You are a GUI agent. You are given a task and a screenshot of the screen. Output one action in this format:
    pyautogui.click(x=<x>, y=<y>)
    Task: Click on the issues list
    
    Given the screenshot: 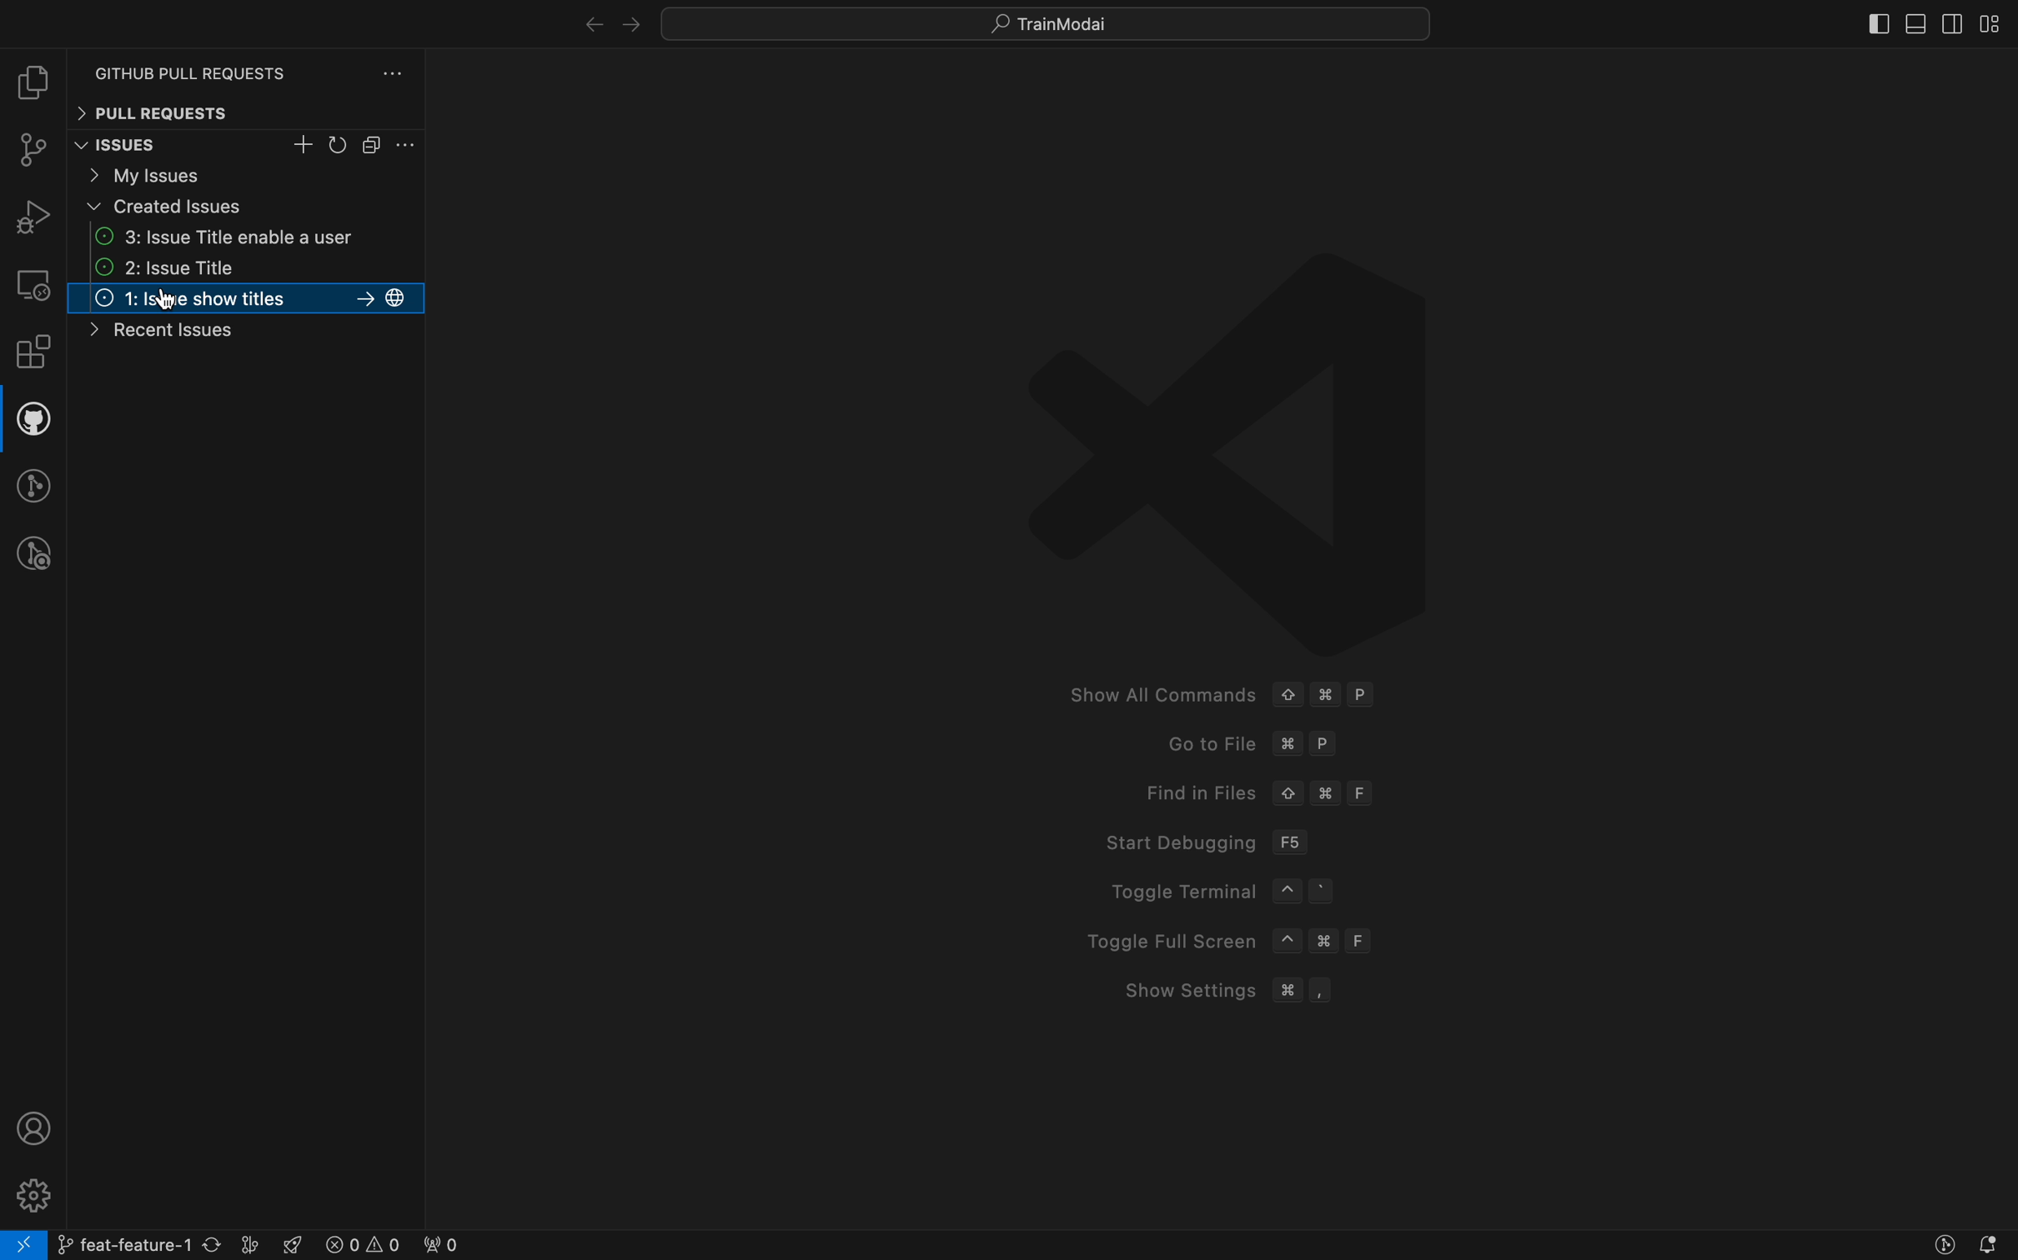 What is the action you would take?
    pyautogui.click(x=248, y=269)
    